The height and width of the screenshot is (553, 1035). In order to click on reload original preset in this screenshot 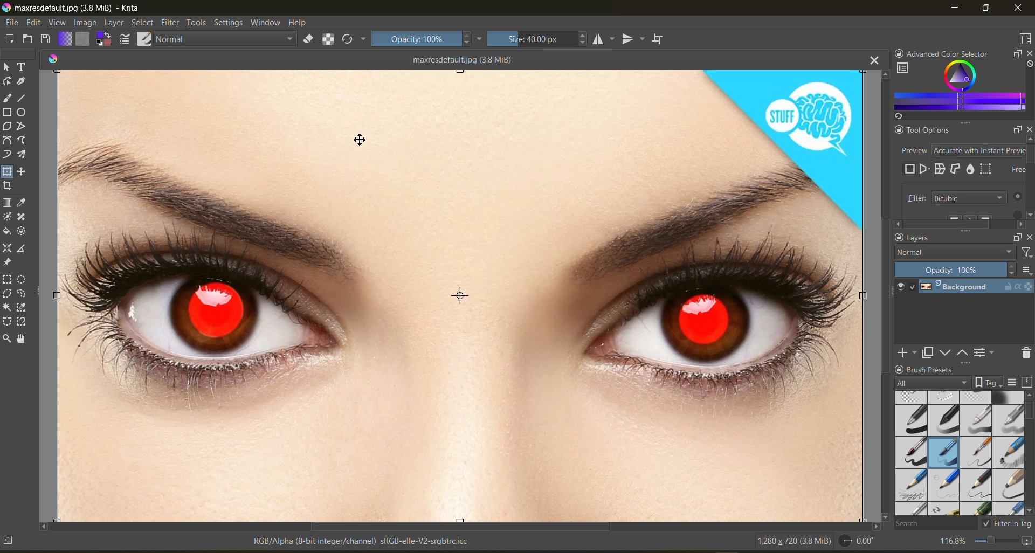, I will do `click(355, 41)`.